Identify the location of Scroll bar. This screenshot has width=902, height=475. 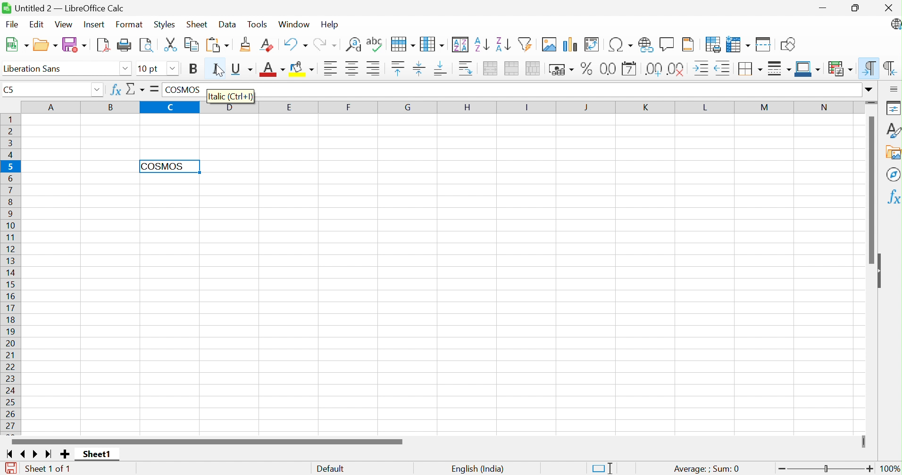
(207, 440).